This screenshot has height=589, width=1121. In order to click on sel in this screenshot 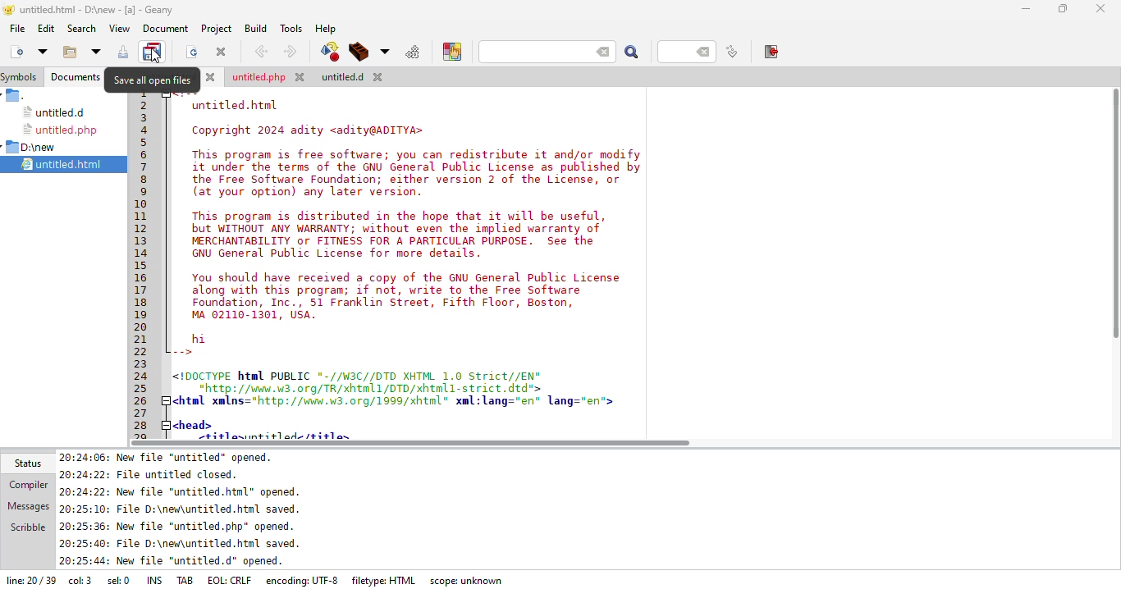, I will do `click(121, 580)`.